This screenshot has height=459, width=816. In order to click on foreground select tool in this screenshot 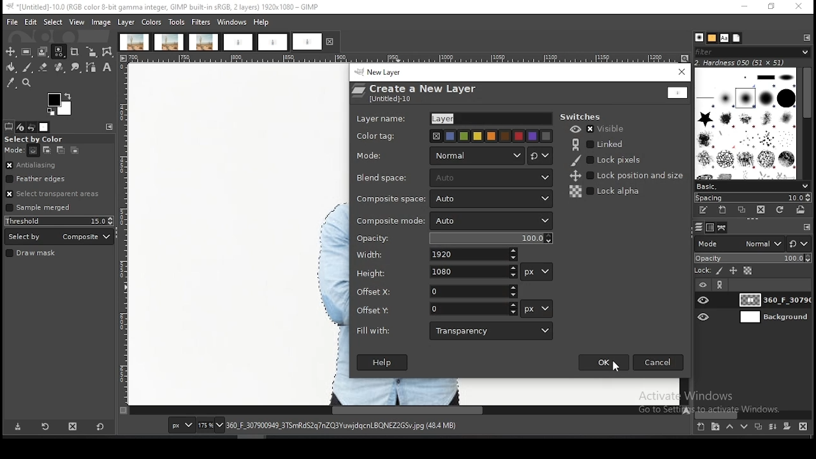, I will do `click(43, 52)`.